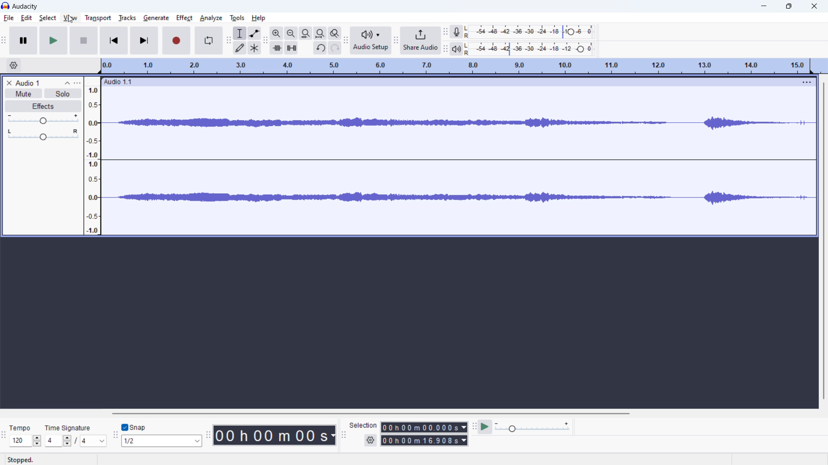 This screenshot has height=465, width=828. What do you see at coordinates (458, 124) in the screenshot?
I see `waveform` at bounding box center [458, 124].